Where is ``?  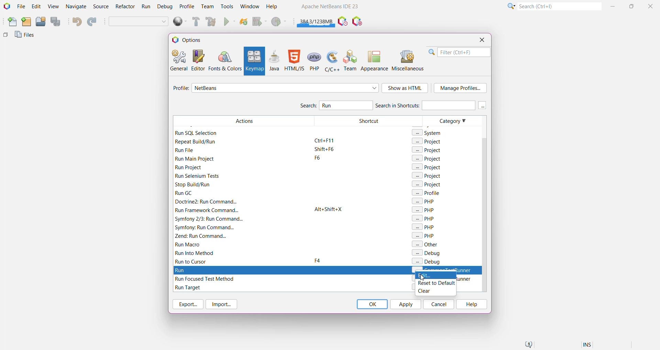  is located at coordinates (180, 22).